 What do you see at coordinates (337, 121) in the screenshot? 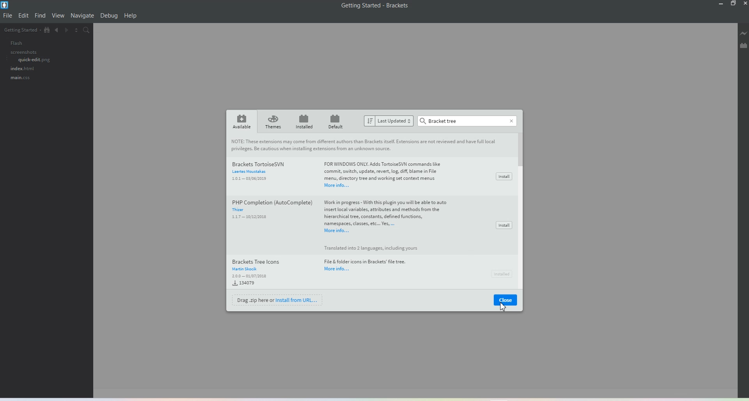
I see `Default` at bounding box center [337, 121].